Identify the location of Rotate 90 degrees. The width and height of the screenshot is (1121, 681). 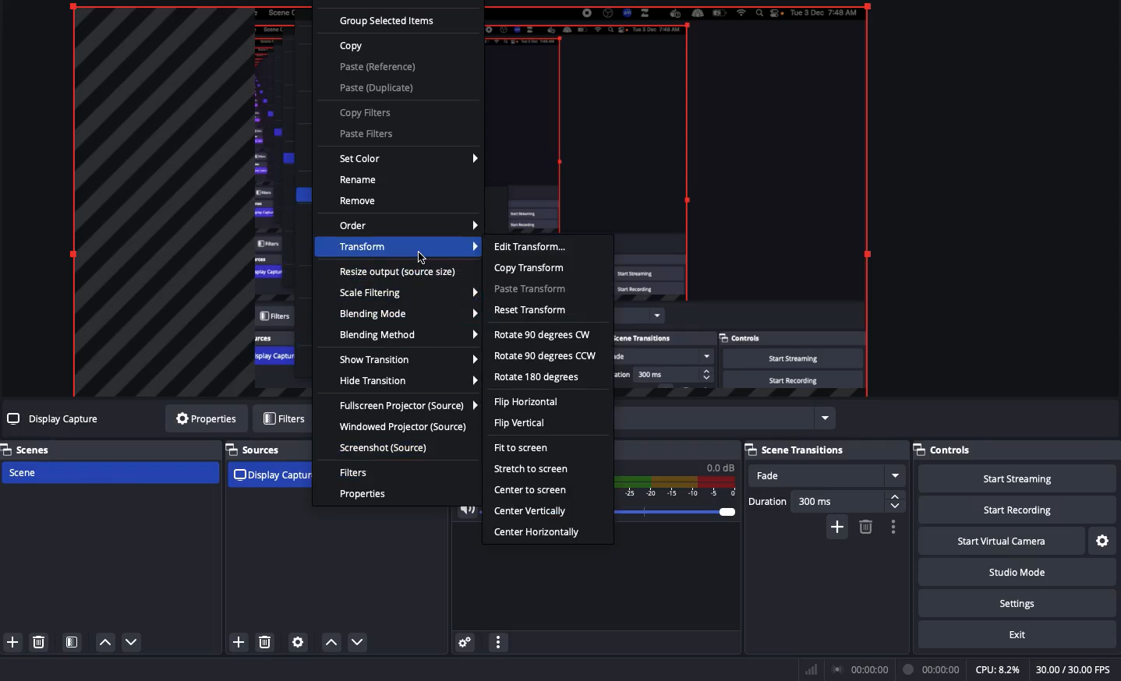
(546, 358).